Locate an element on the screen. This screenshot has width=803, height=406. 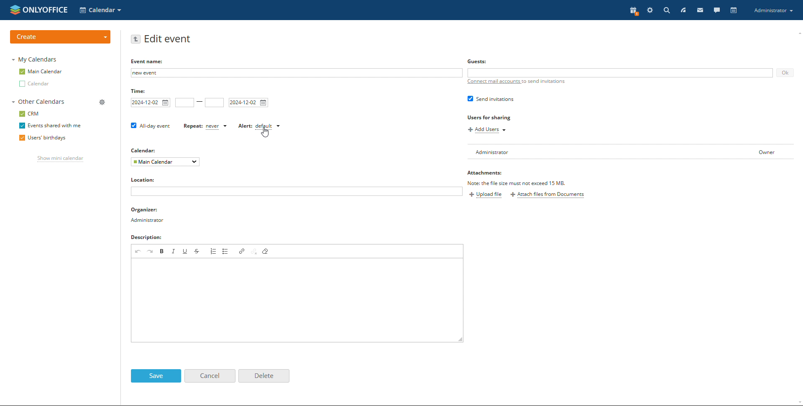
bold is located at coordinates (162, 251).